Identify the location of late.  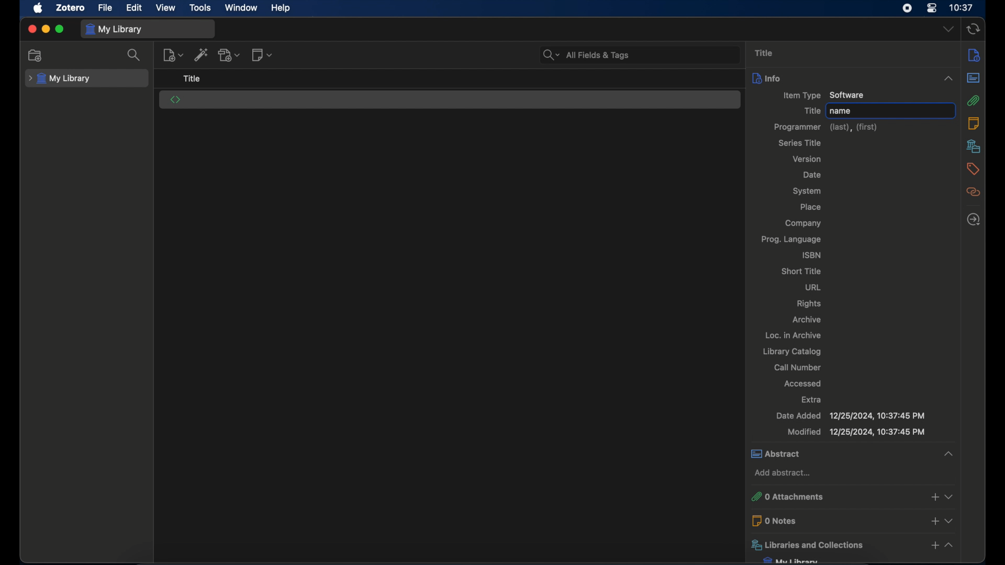
(974, 220).